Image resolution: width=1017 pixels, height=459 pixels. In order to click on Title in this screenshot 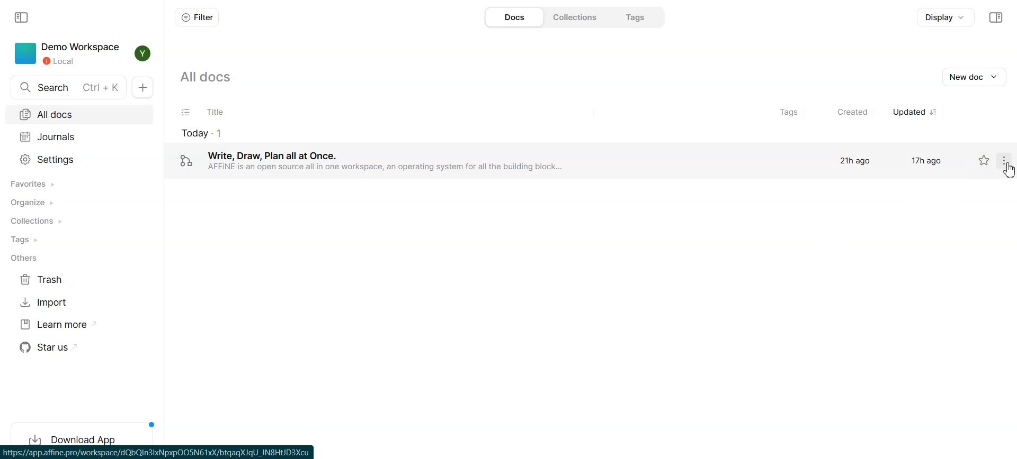, I will do `click(217, 112)`.